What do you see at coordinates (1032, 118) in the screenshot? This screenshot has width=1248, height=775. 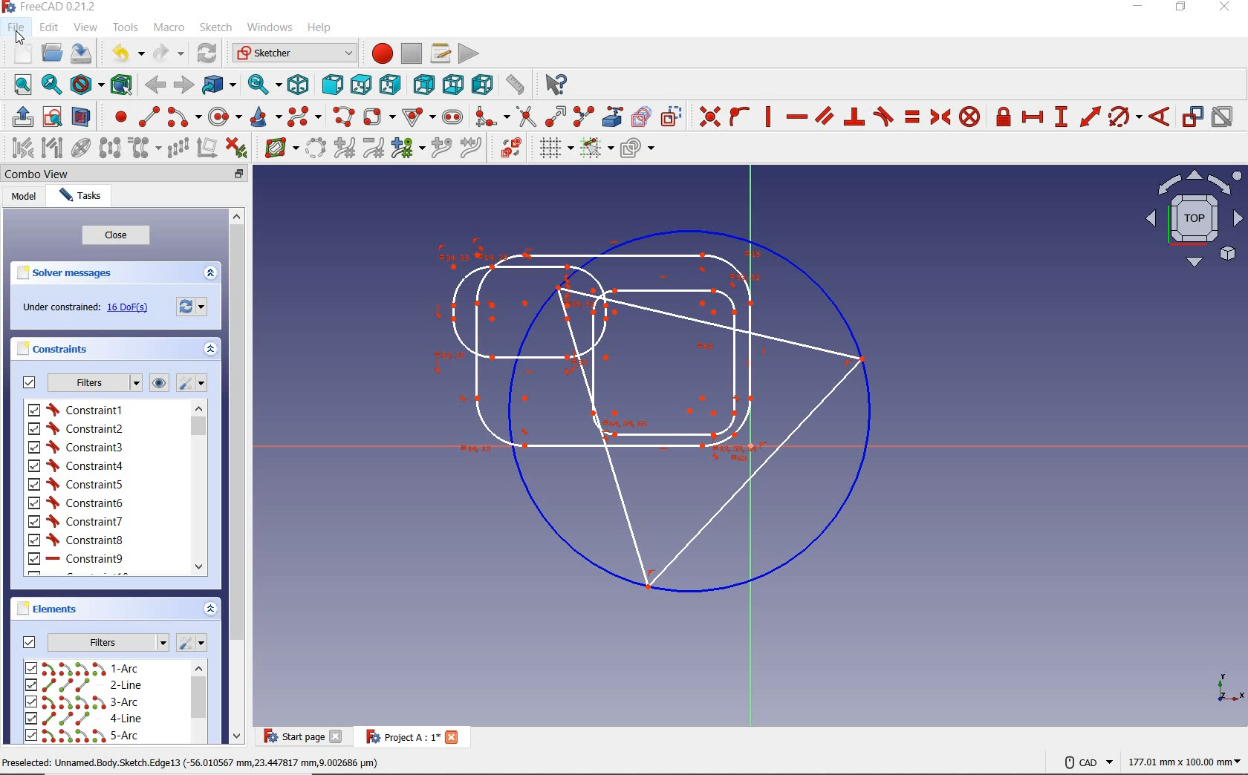 I see `constrain horizontal distance` at bounding box center [1032, 118].